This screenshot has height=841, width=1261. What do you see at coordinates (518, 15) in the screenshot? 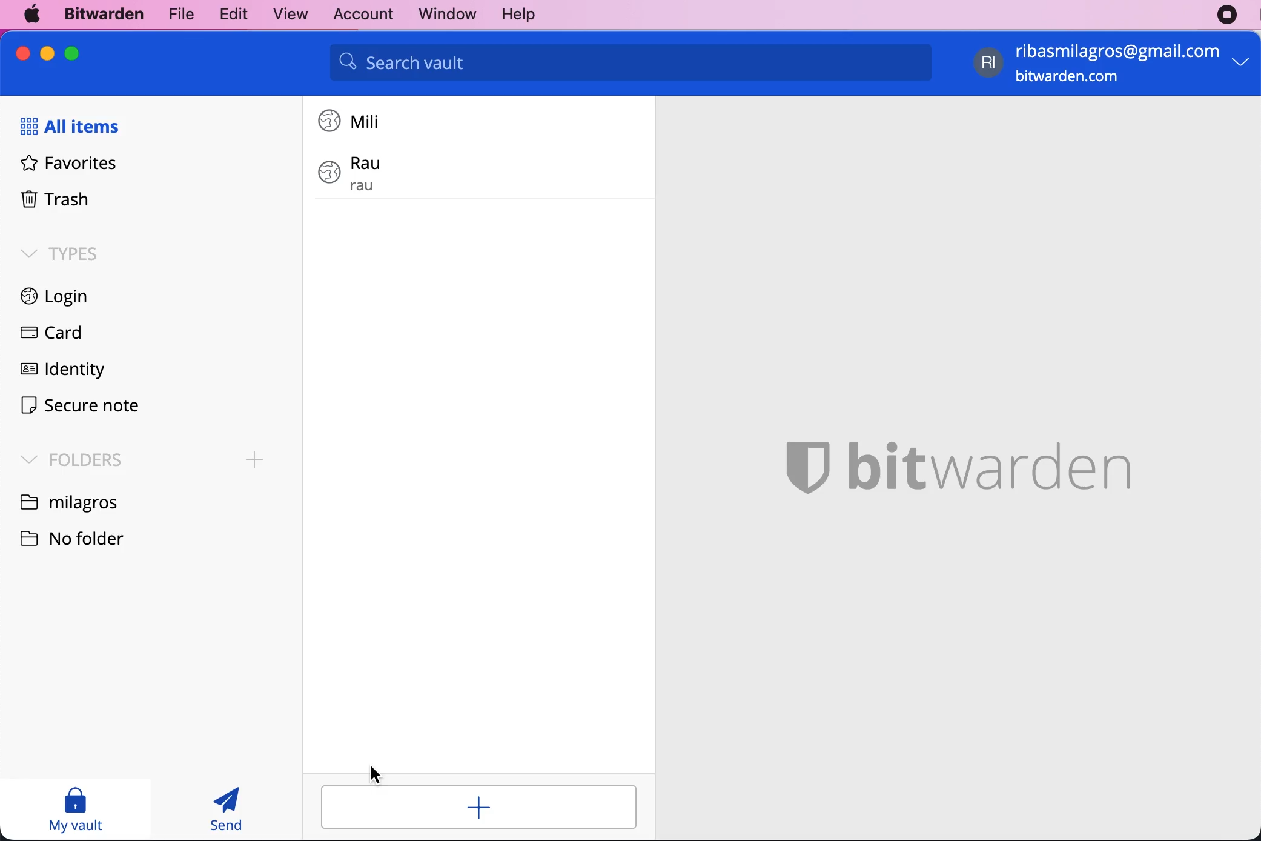
I see `help` at bounding box center [518, 15].